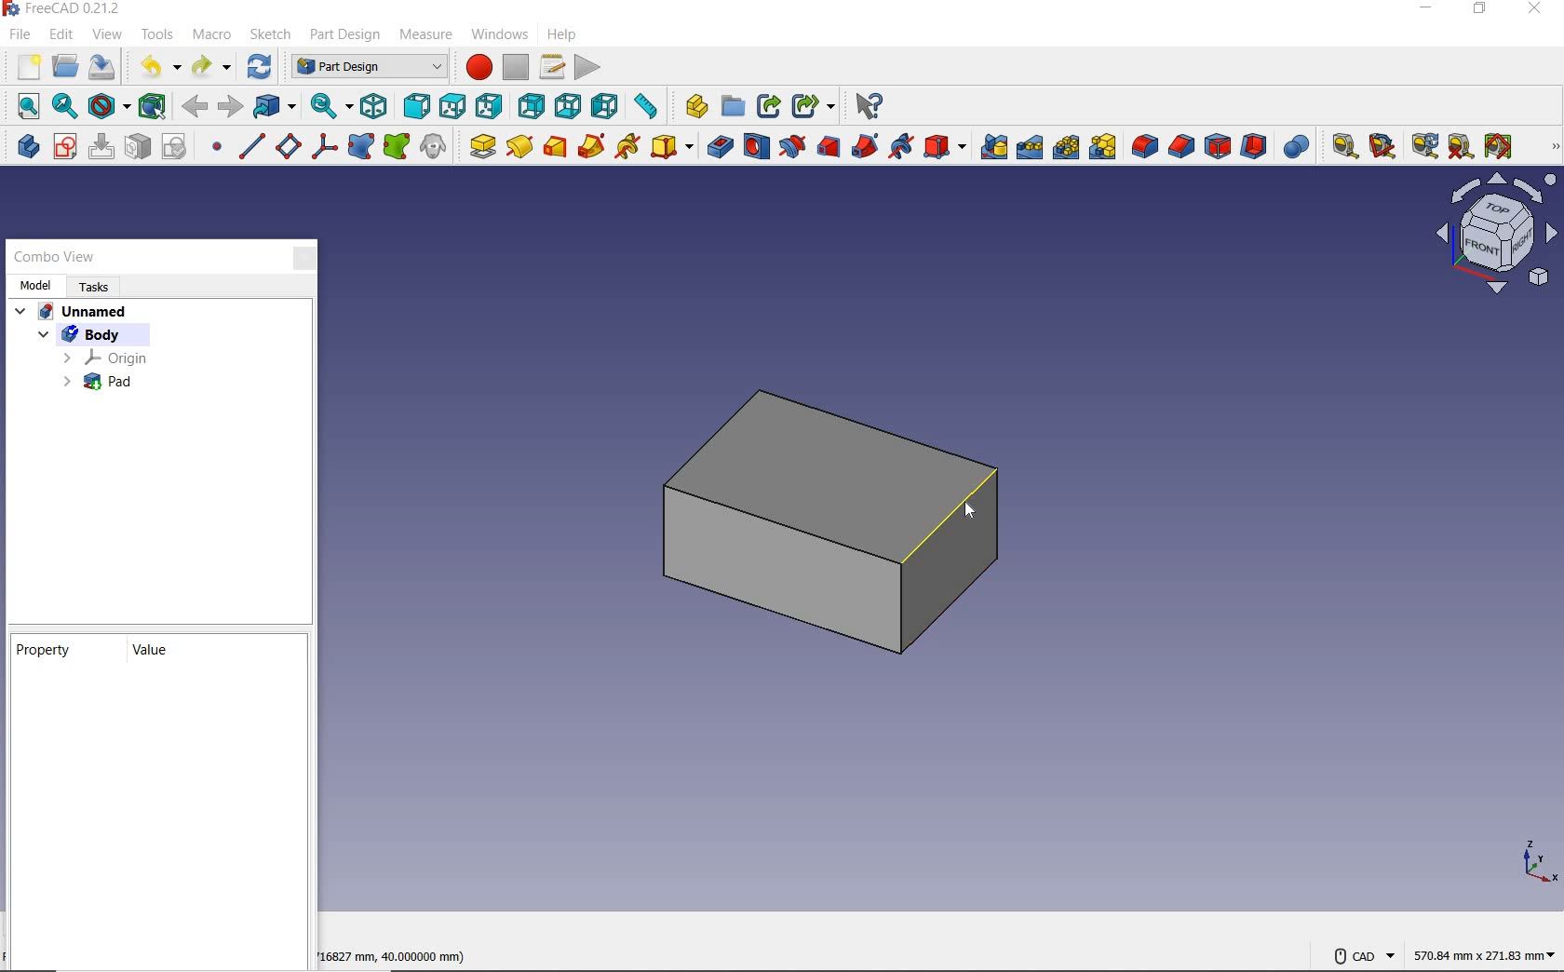 This screenshot has height=972, width=1564. I want to click on additive helix, so click(628, 147).